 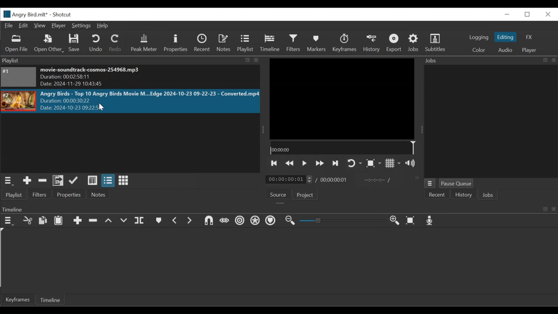 I want to click on Append, so click(x=77, y=221).